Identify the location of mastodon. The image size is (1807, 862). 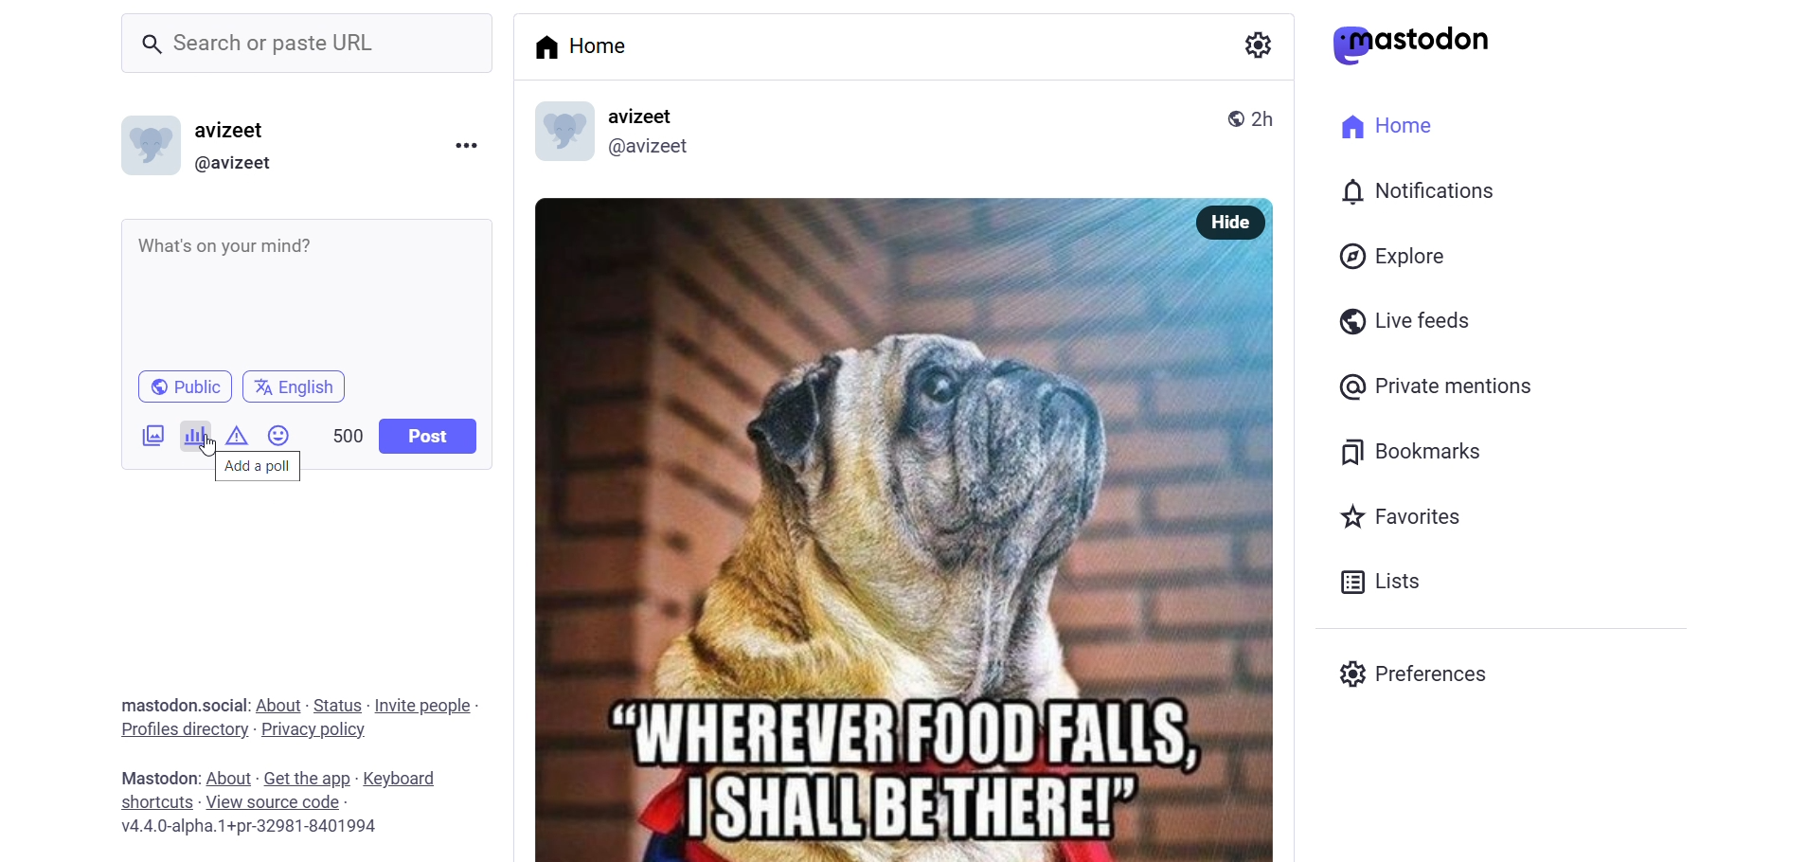
(153, 702).